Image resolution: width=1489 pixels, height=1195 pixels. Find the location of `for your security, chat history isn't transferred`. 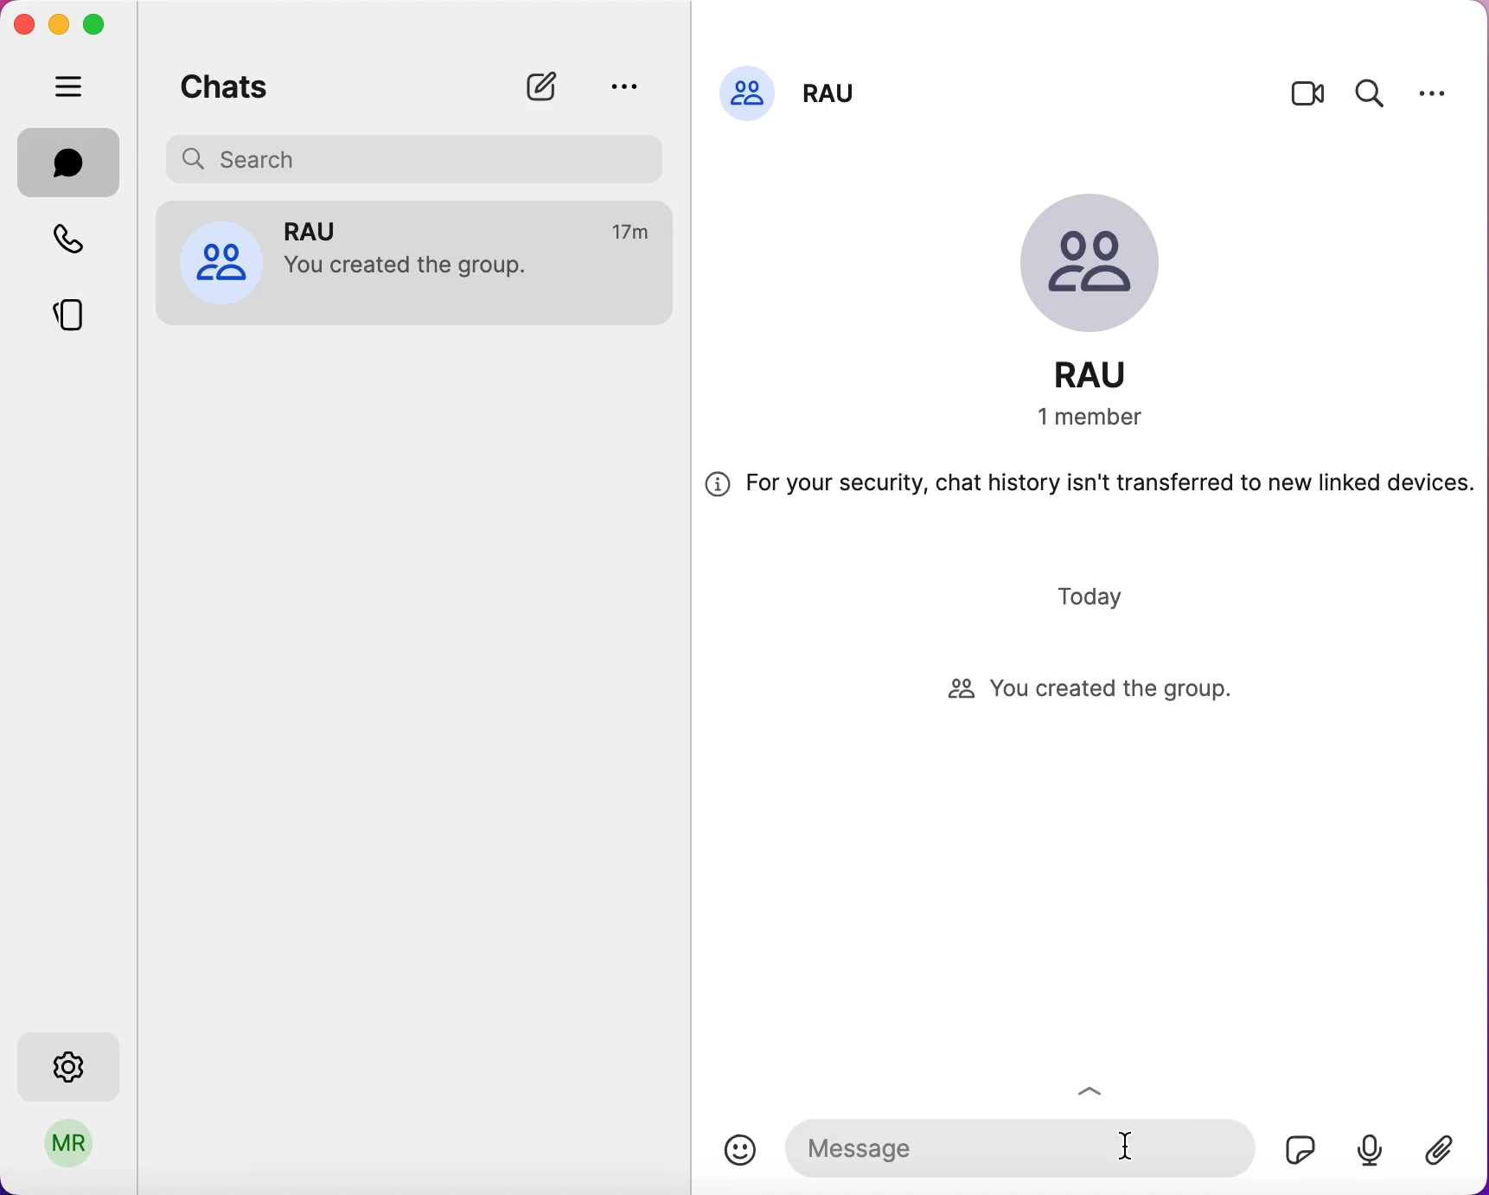

for your security, chat history isn't transferred is located at coordinates (1090, 490).